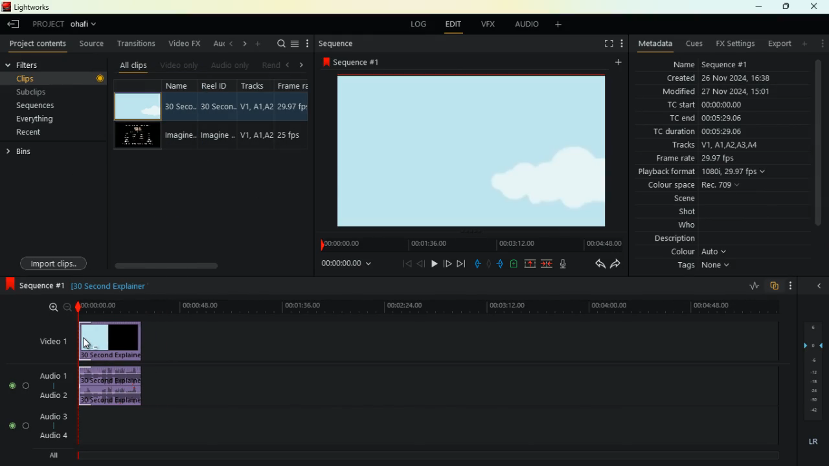  I want to click on leave, so click(14, 25).